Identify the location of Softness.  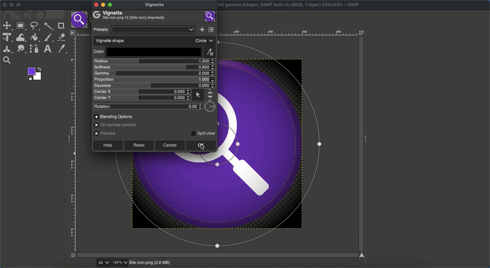
(154, 68).